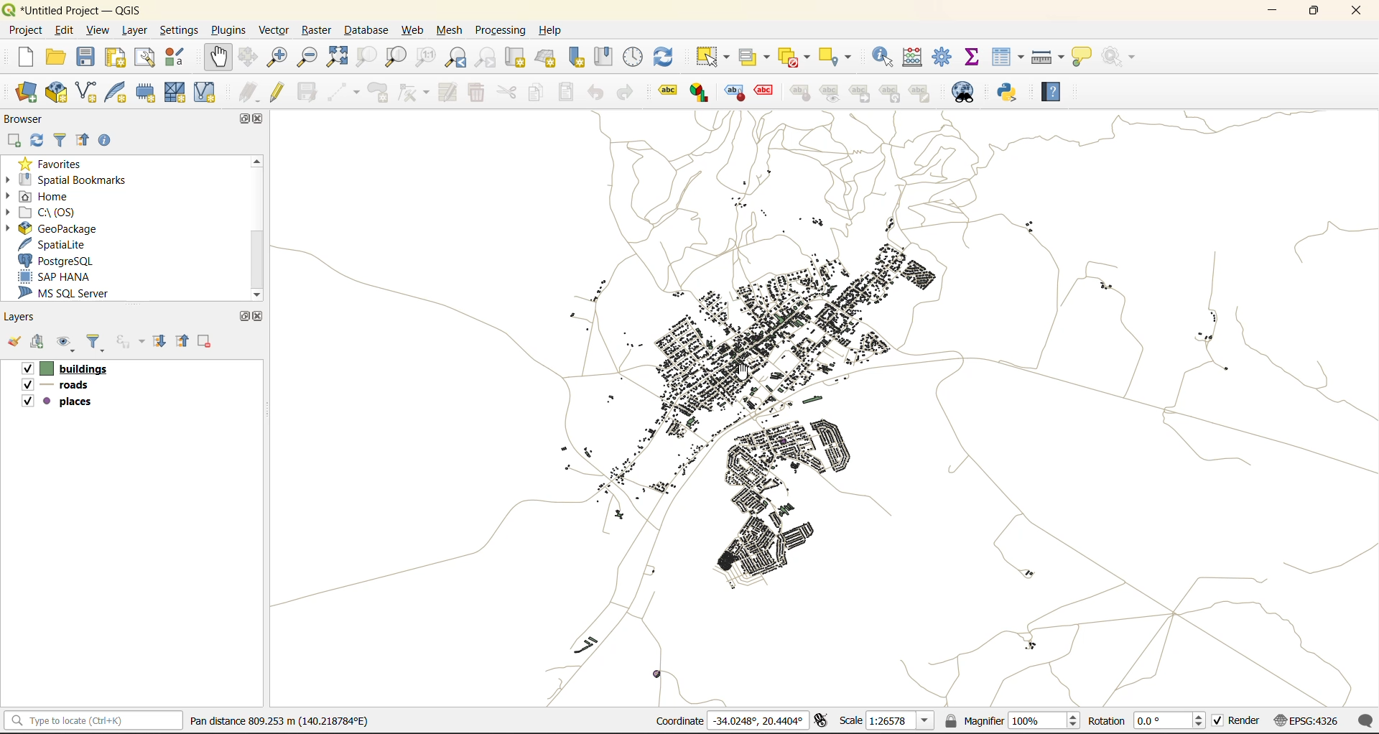  Describe the element at coordinates (258, 228) in the screenshot. I see `scroll bar` at that location.